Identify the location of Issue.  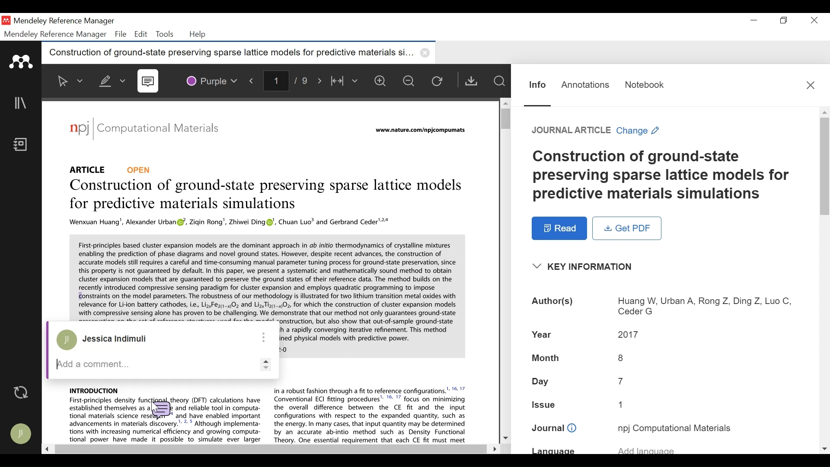
(665, 406).